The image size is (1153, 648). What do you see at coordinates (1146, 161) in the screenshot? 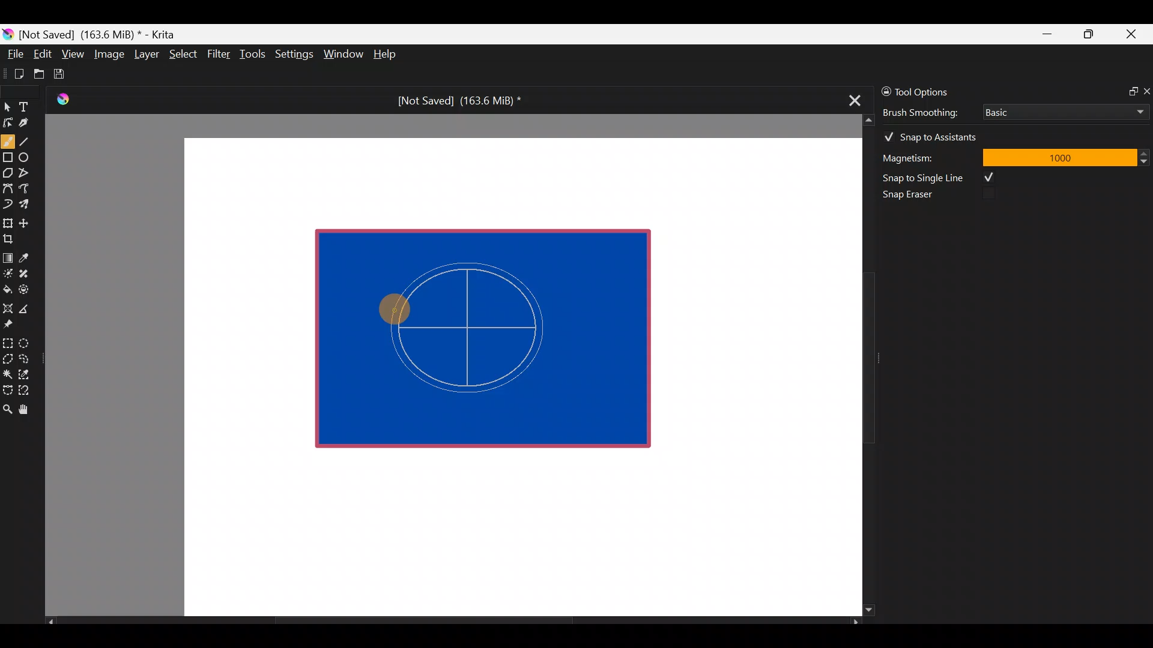
I see `Decrease` at bounding box center [1146, 161].